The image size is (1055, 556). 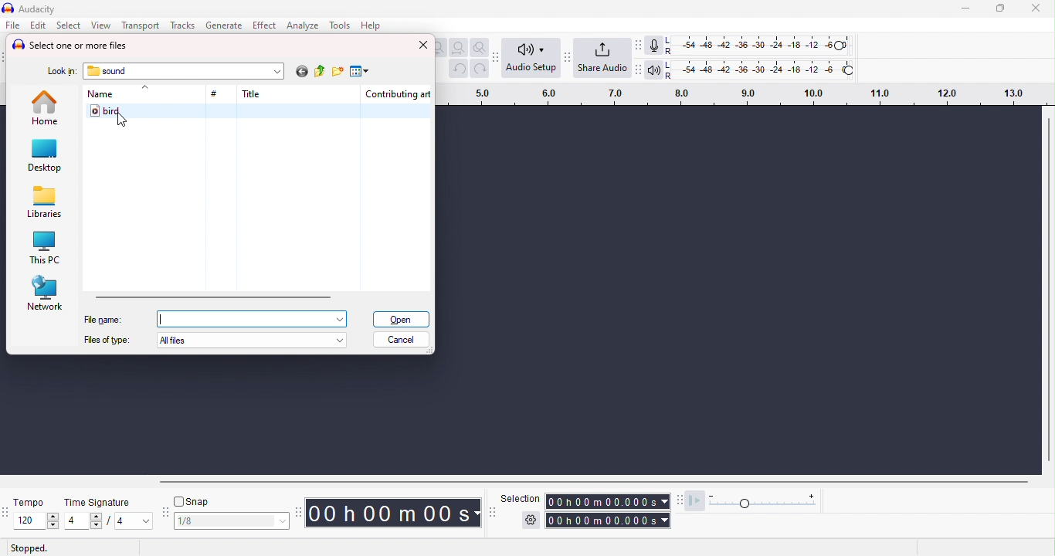 What do you see at coordinates (29, 548) in the screenshot?
I see `stopped` at bounding box center [29, 548].